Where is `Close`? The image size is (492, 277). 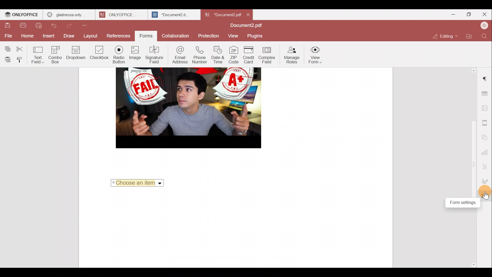 Close is located at coordinates (249, 14).